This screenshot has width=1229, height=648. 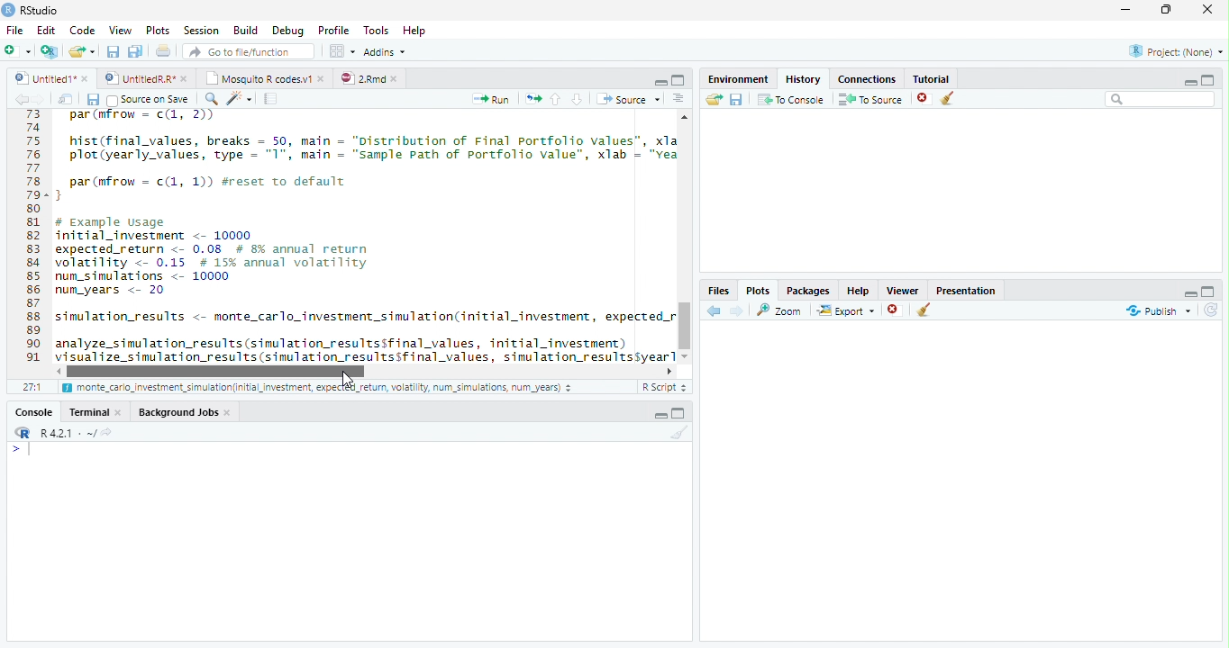 I want to click on Debug, so click(x=287, y=31).